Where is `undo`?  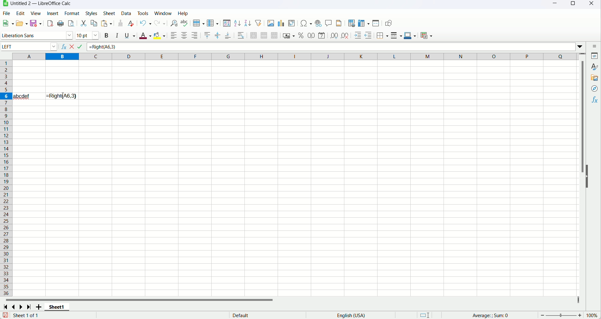 undo is located at coordinates (146, 24).